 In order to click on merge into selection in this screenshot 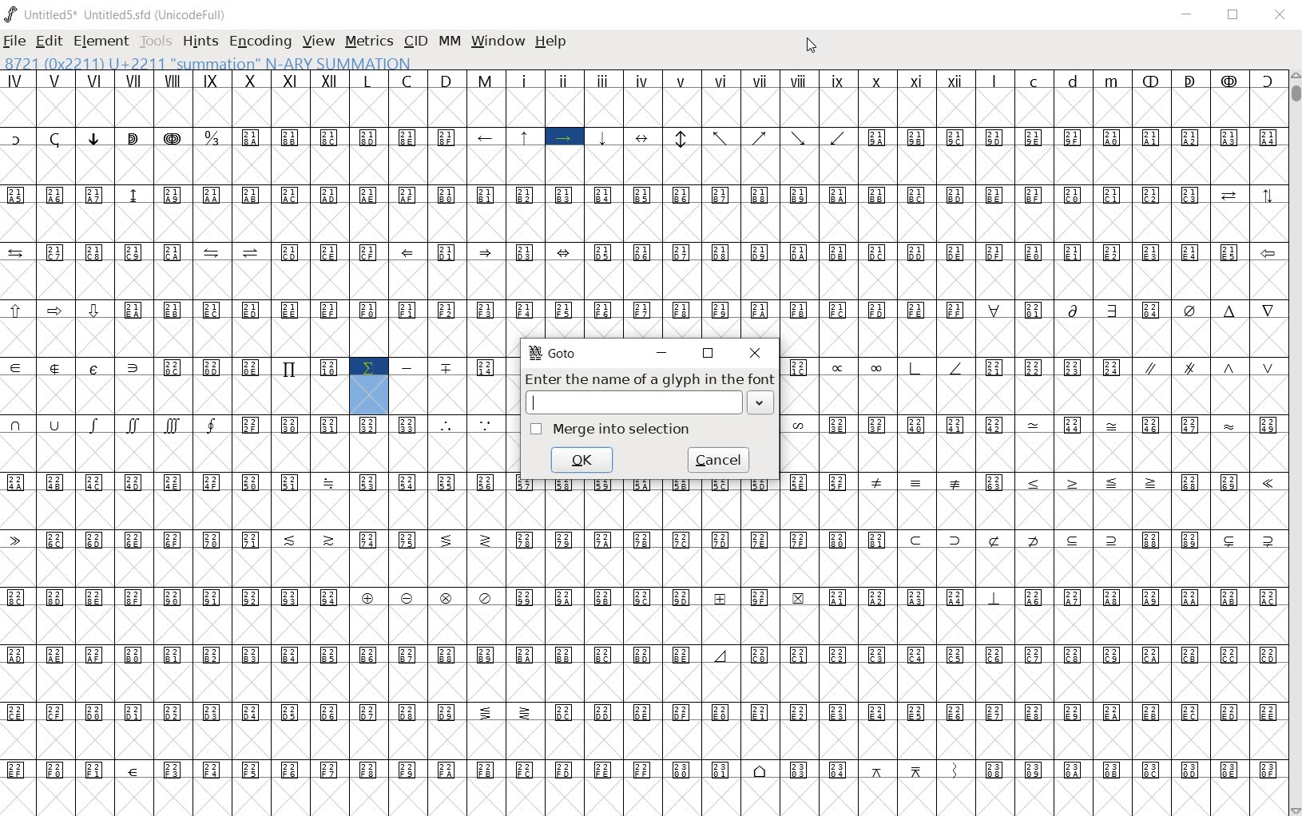, I will do `click(613, 430)`.